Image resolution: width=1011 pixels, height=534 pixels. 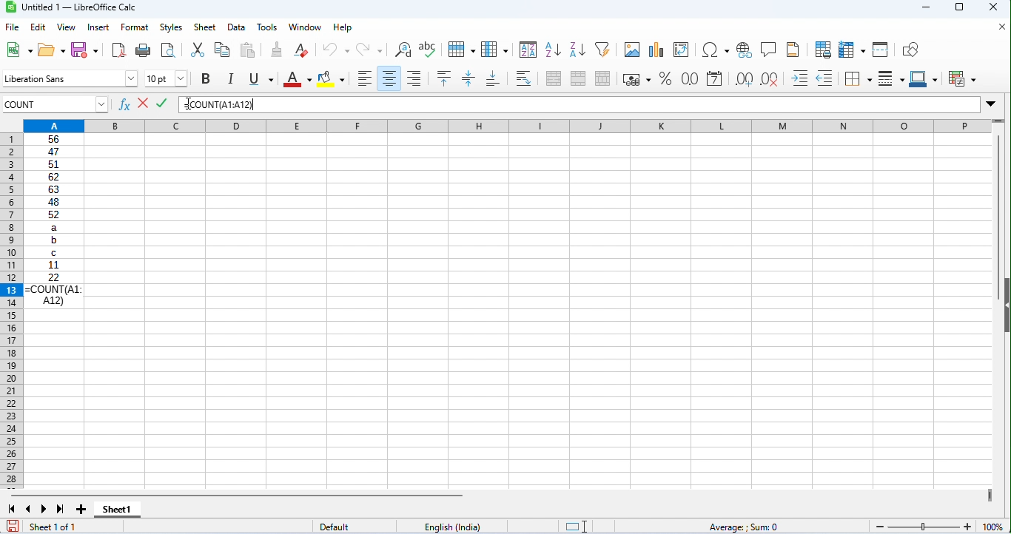 I want to click on font color, so click(x=298, y=79).